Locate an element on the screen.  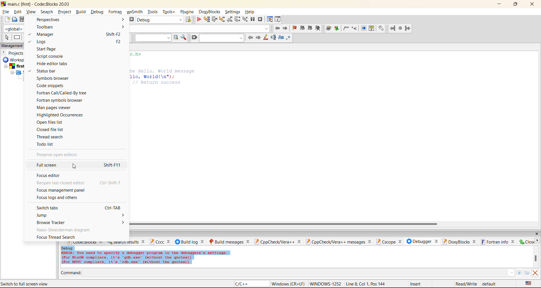
toolbars is located at coordinates (47, 27).